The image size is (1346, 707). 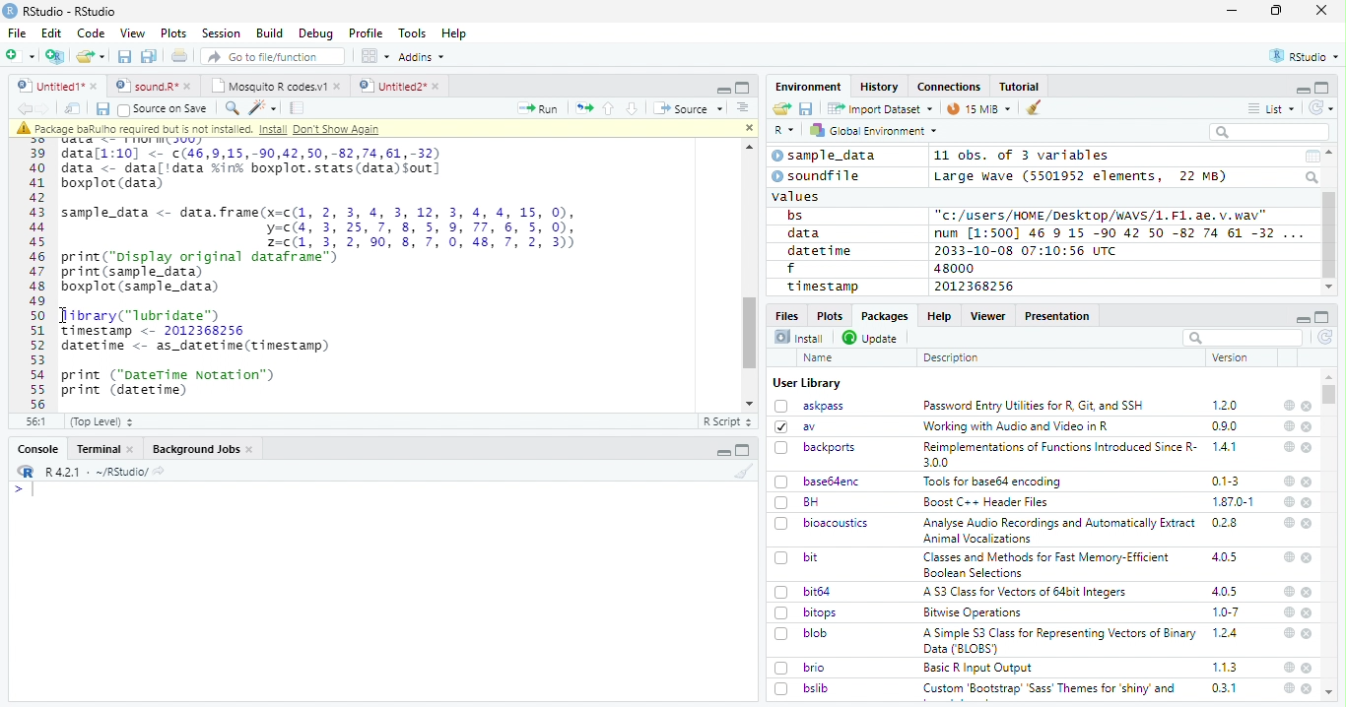 What do you see at coordinates (1034, 406) in the screenshot?
I see `Password Entry Utilities for R, Git, and SSH` at bounding box center [1034, 406].